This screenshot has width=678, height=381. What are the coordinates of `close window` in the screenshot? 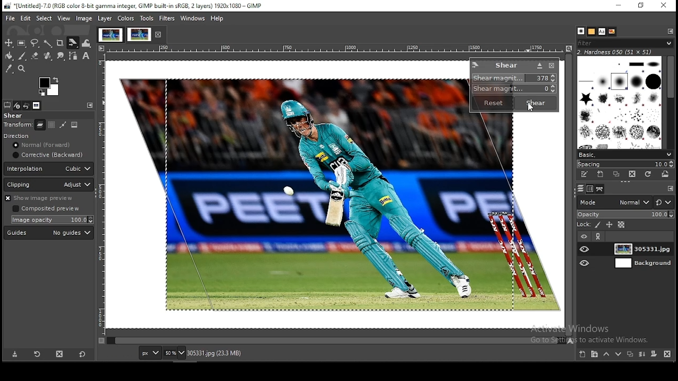 It's located at (662, 6).